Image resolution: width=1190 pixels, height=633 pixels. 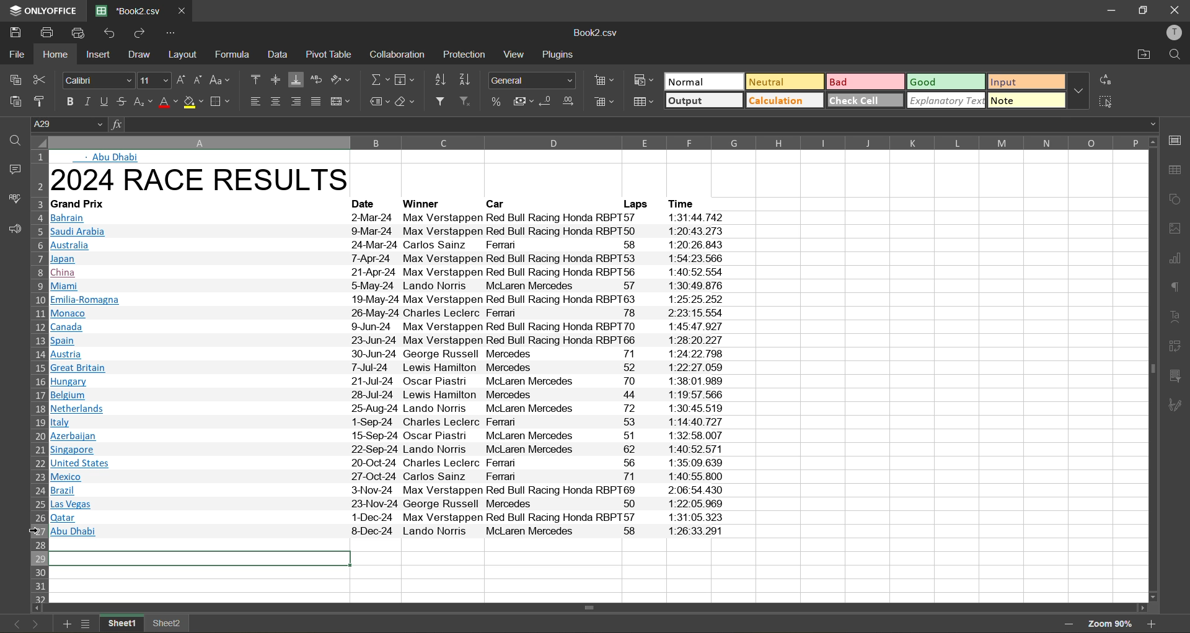 I want to click on add sheet, so click(x=68, y=624).